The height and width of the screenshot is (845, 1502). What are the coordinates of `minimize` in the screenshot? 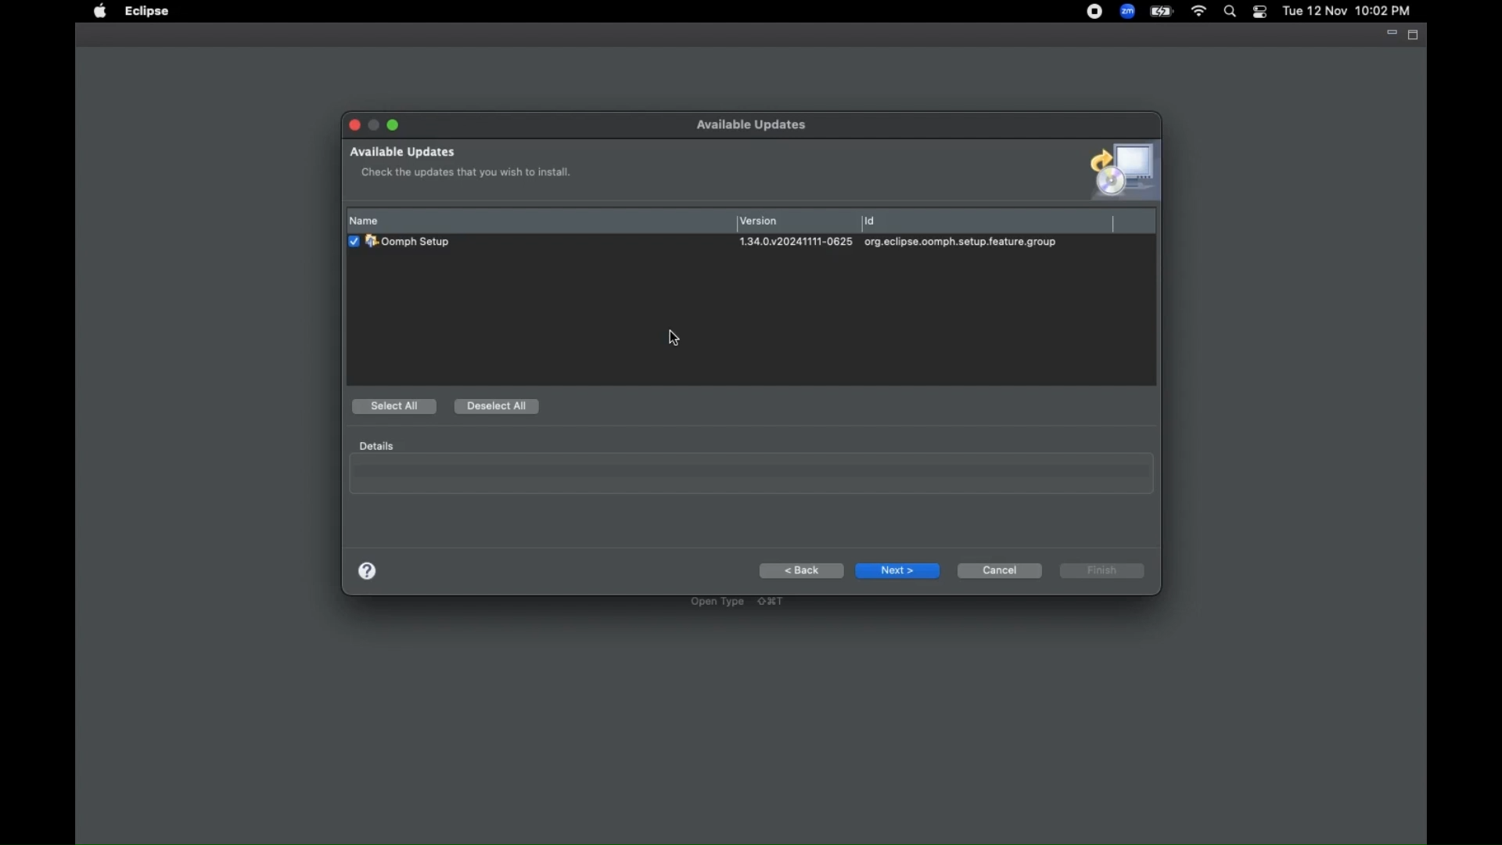 It's located at (375, 123).